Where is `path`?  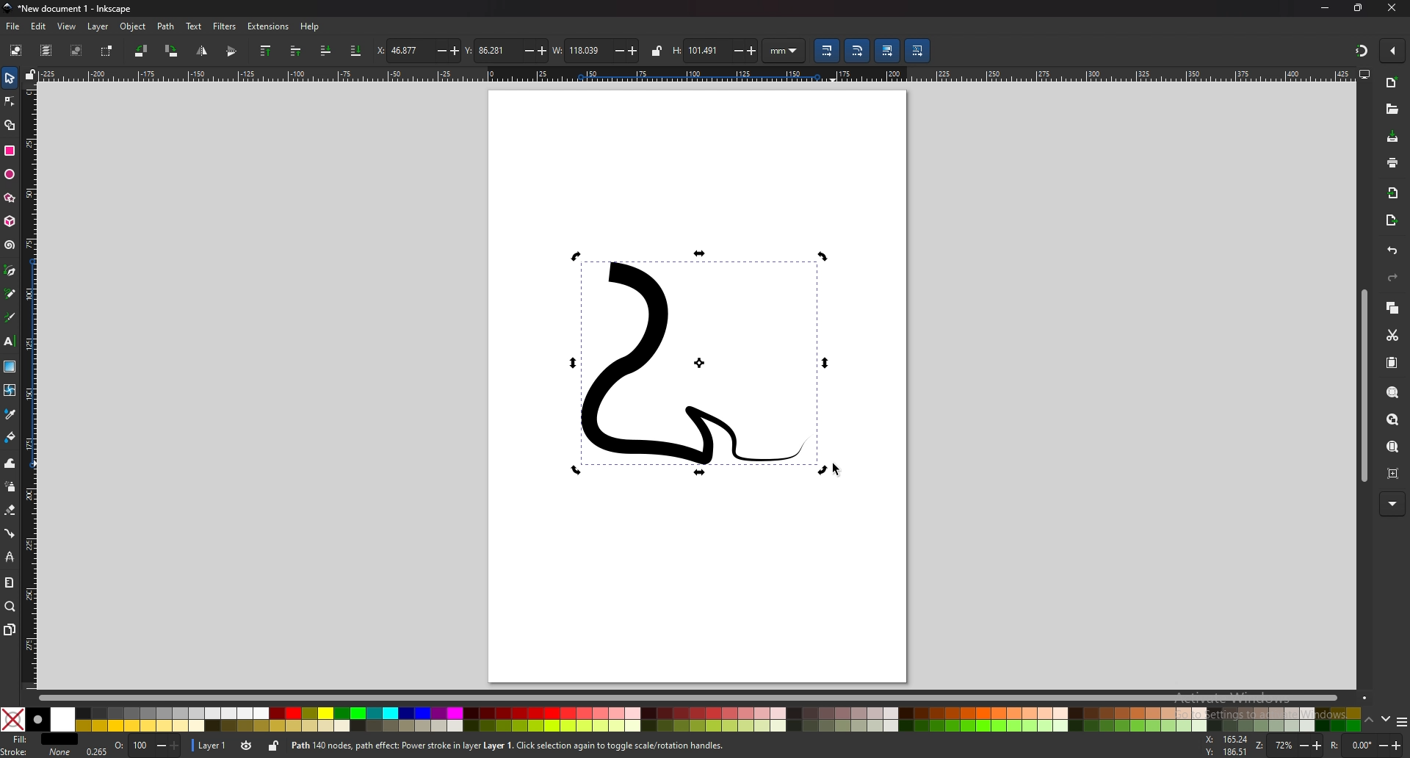 path is located at coordinates (167, 26).